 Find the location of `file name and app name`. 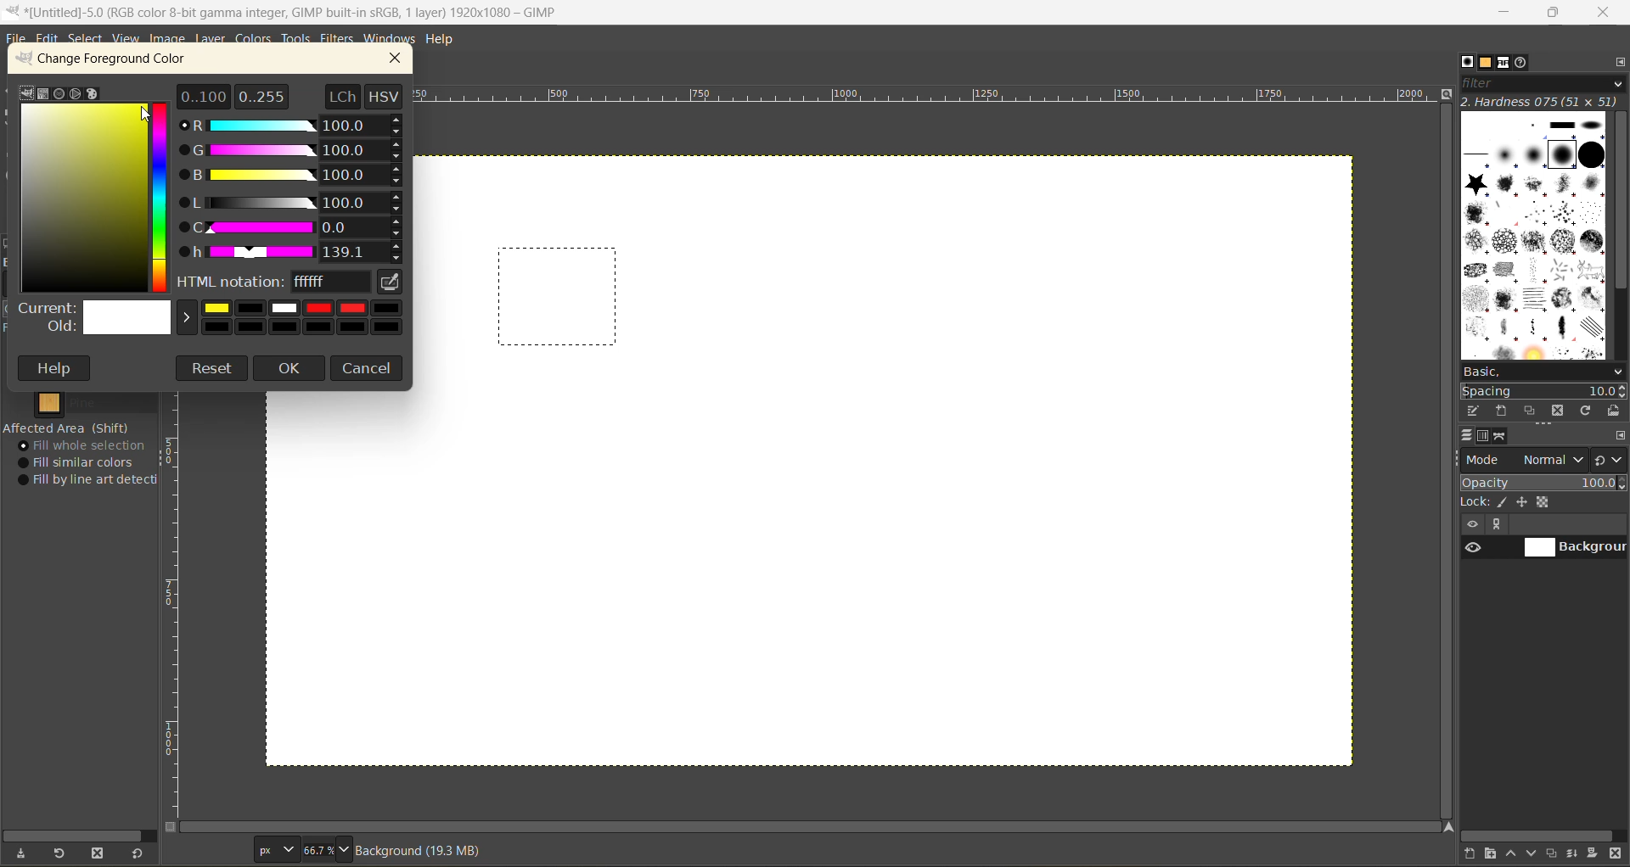

file name and app name is located at coordinates (300, 12).